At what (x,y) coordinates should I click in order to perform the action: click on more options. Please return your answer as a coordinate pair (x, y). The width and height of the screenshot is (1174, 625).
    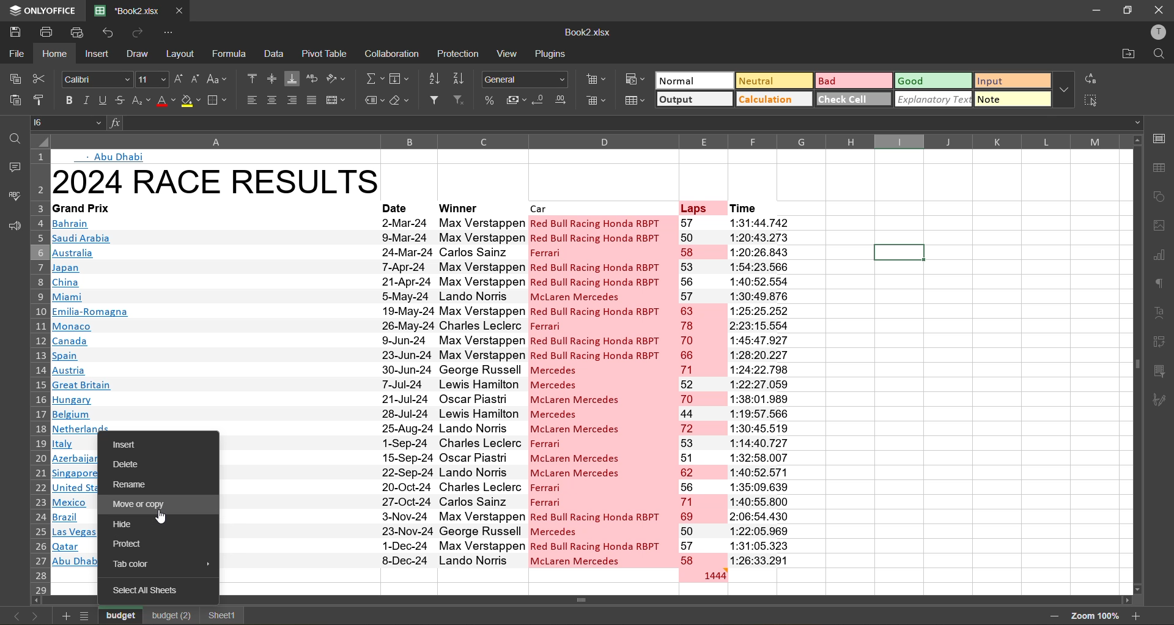
    Looking at the image, I should click on (1063, 90).